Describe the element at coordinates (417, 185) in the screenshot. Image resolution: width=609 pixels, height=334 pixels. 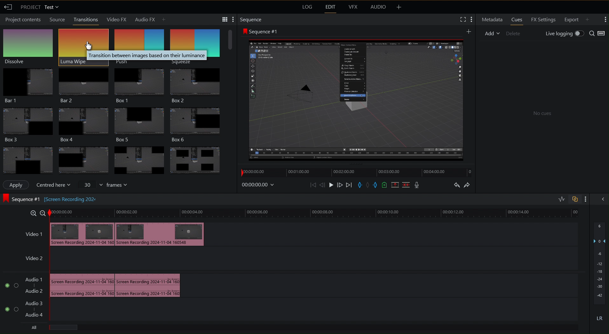
I see `Mic` at that location.